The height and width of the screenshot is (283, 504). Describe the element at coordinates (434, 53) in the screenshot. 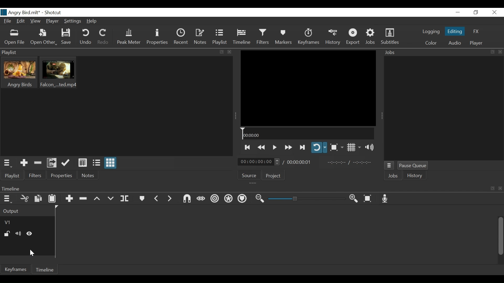

I see `Jobs Panel` at that location.